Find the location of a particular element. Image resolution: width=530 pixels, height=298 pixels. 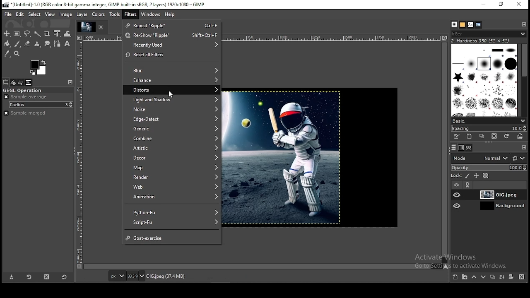

configure this tab is located at coordinates (70, 82).